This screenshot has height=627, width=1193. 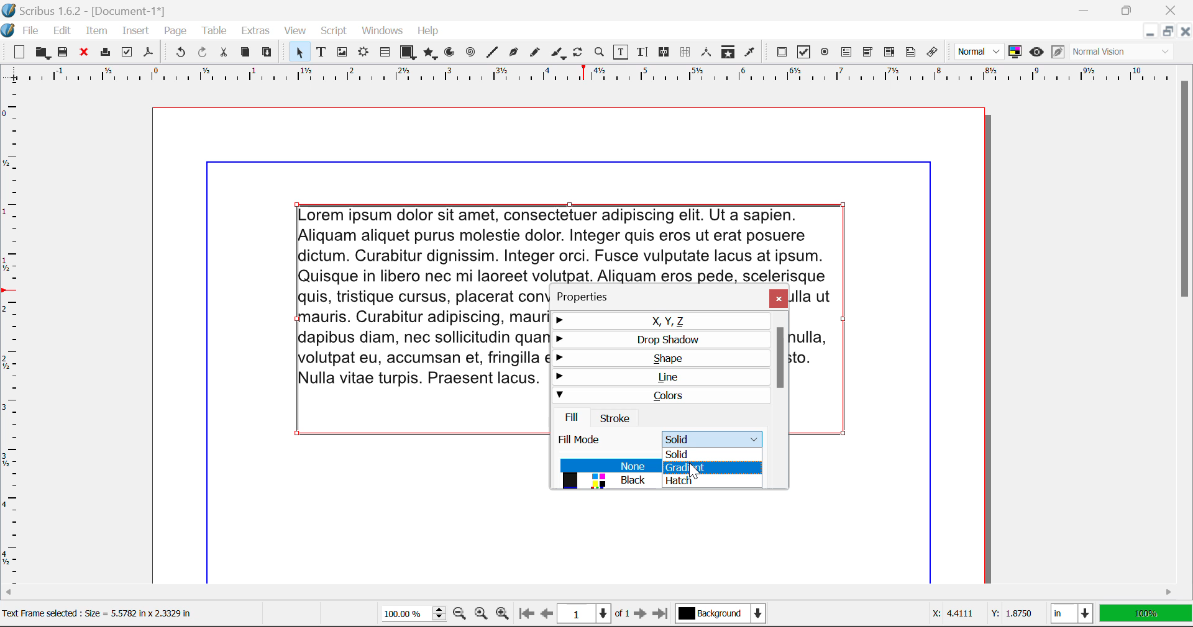 I want to click on Fill Mode, so click(x=659, y=436).